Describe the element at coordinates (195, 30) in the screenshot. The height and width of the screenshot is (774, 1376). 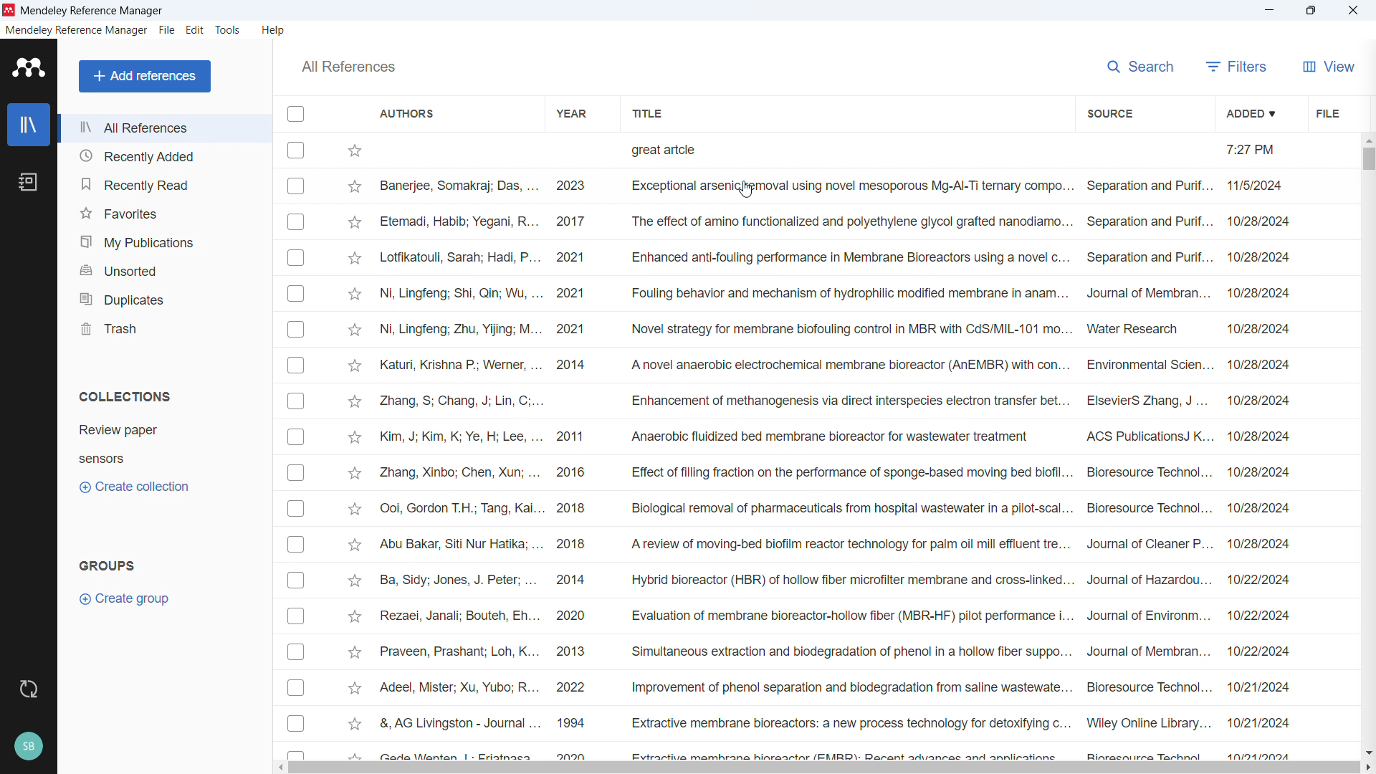
I see `edit` at that location.